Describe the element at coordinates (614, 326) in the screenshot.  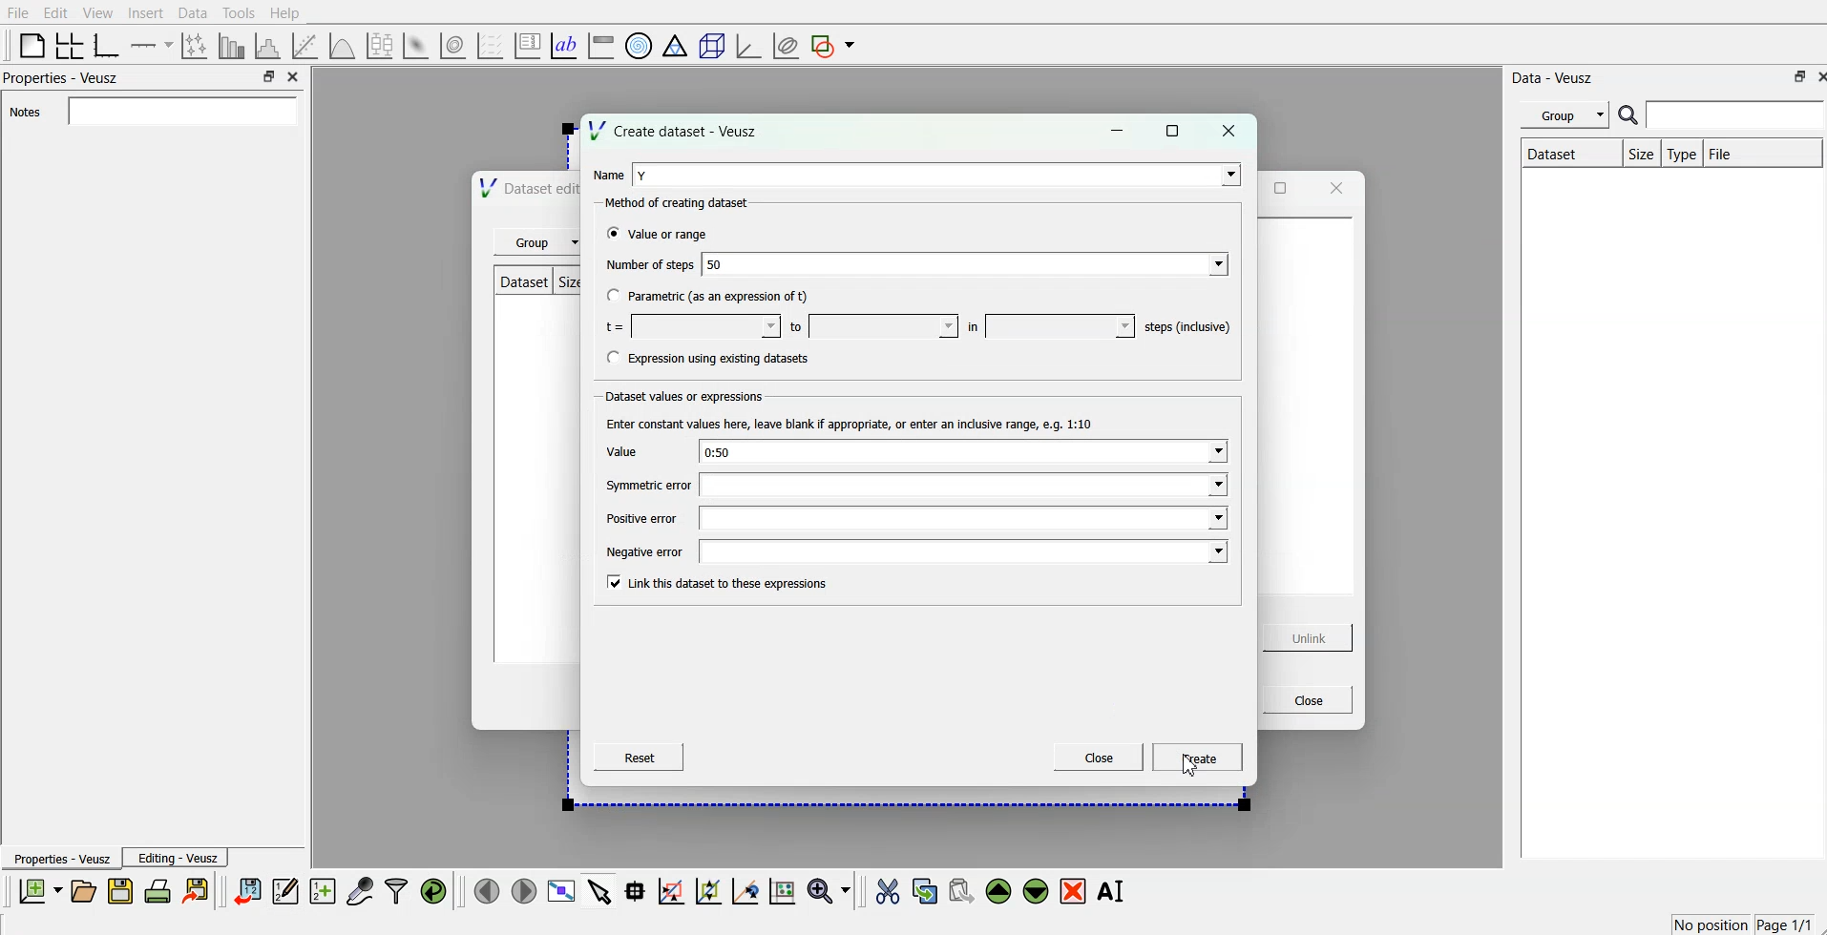
I see `t=` at that location.